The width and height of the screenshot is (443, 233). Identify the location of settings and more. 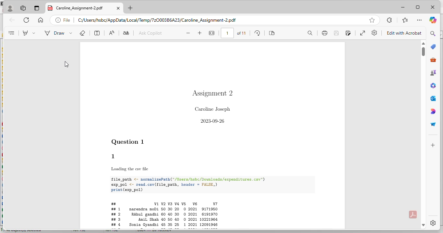
(375, 33).